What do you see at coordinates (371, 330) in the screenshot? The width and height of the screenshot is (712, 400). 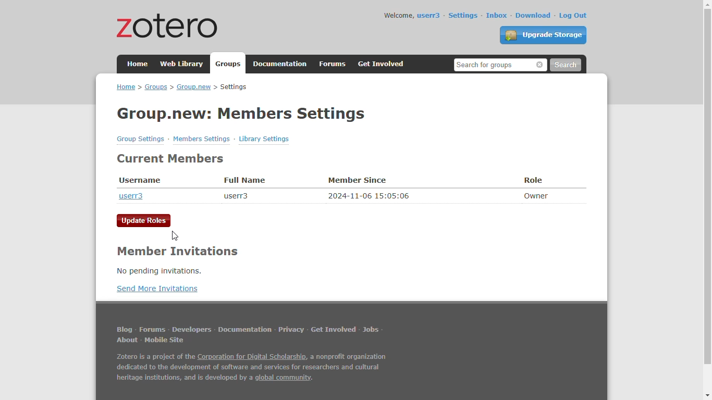 I see `jobs` at bounding box center [371, 330].